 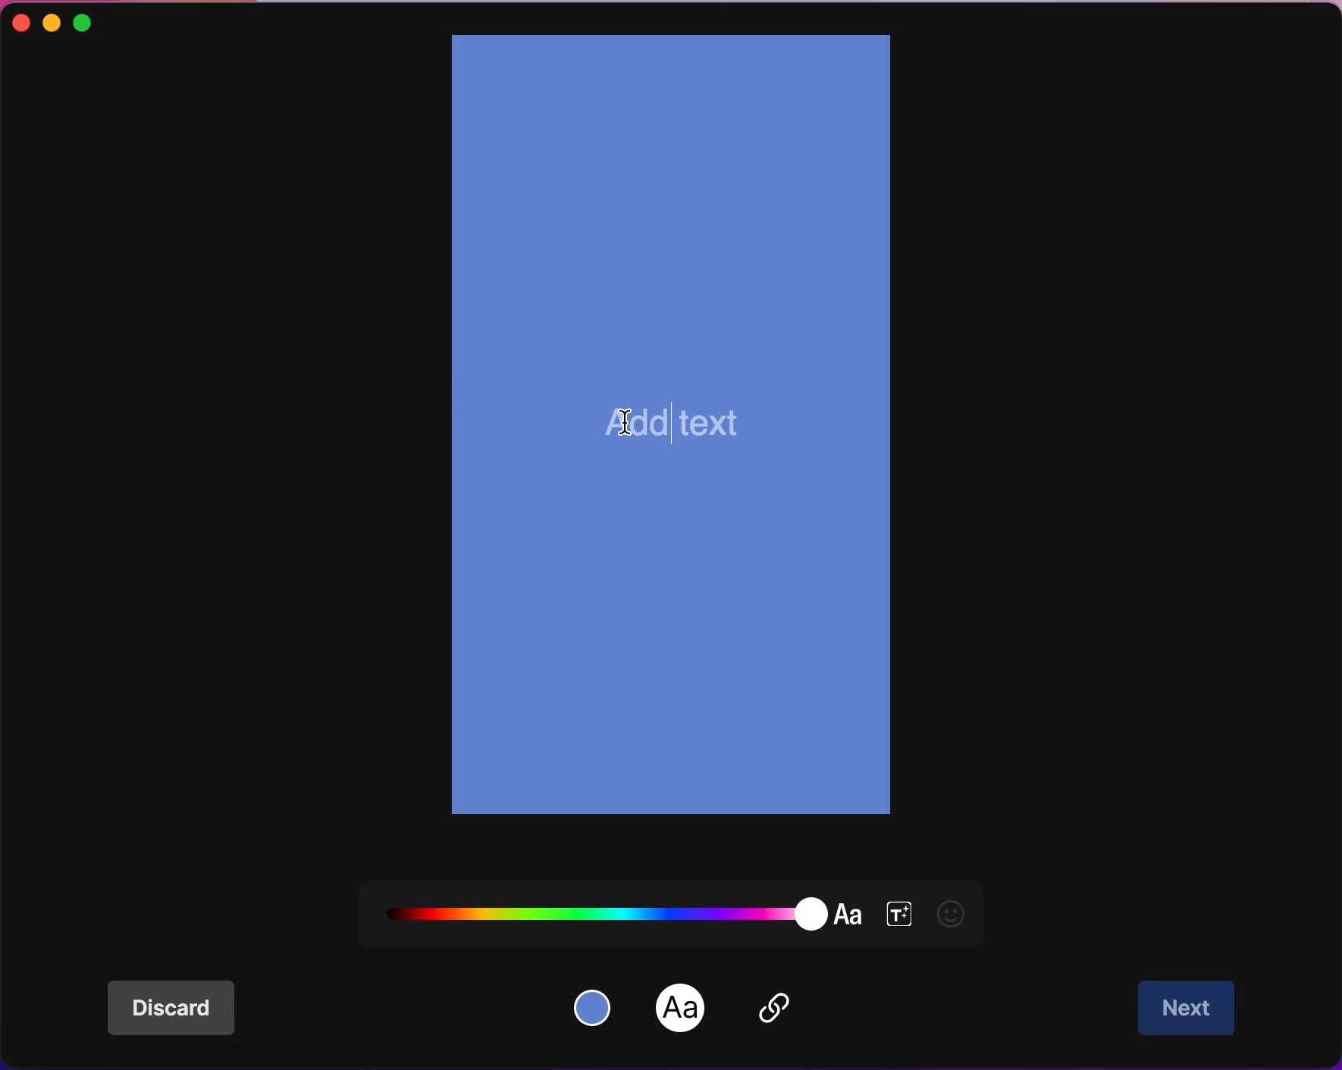 I want to click on cursor, so click(x=626, y=421).